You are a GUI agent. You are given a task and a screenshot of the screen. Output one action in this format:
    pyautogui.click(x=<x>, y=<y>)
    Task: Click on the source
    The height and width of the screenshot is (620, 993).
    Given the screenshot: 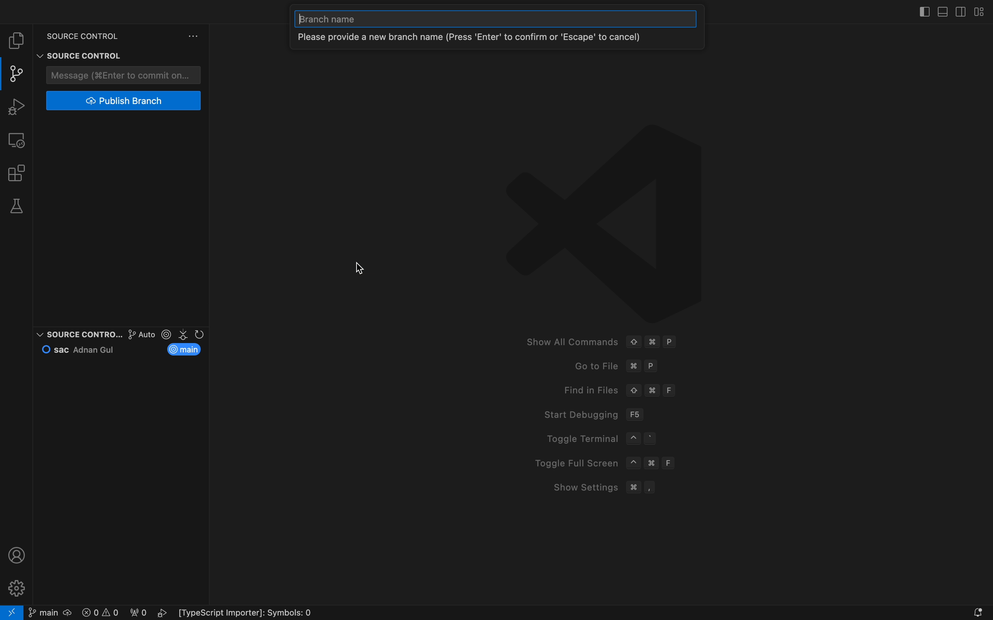 What is the action you would take?
    pyautogui.click(x=76, y=55)
    